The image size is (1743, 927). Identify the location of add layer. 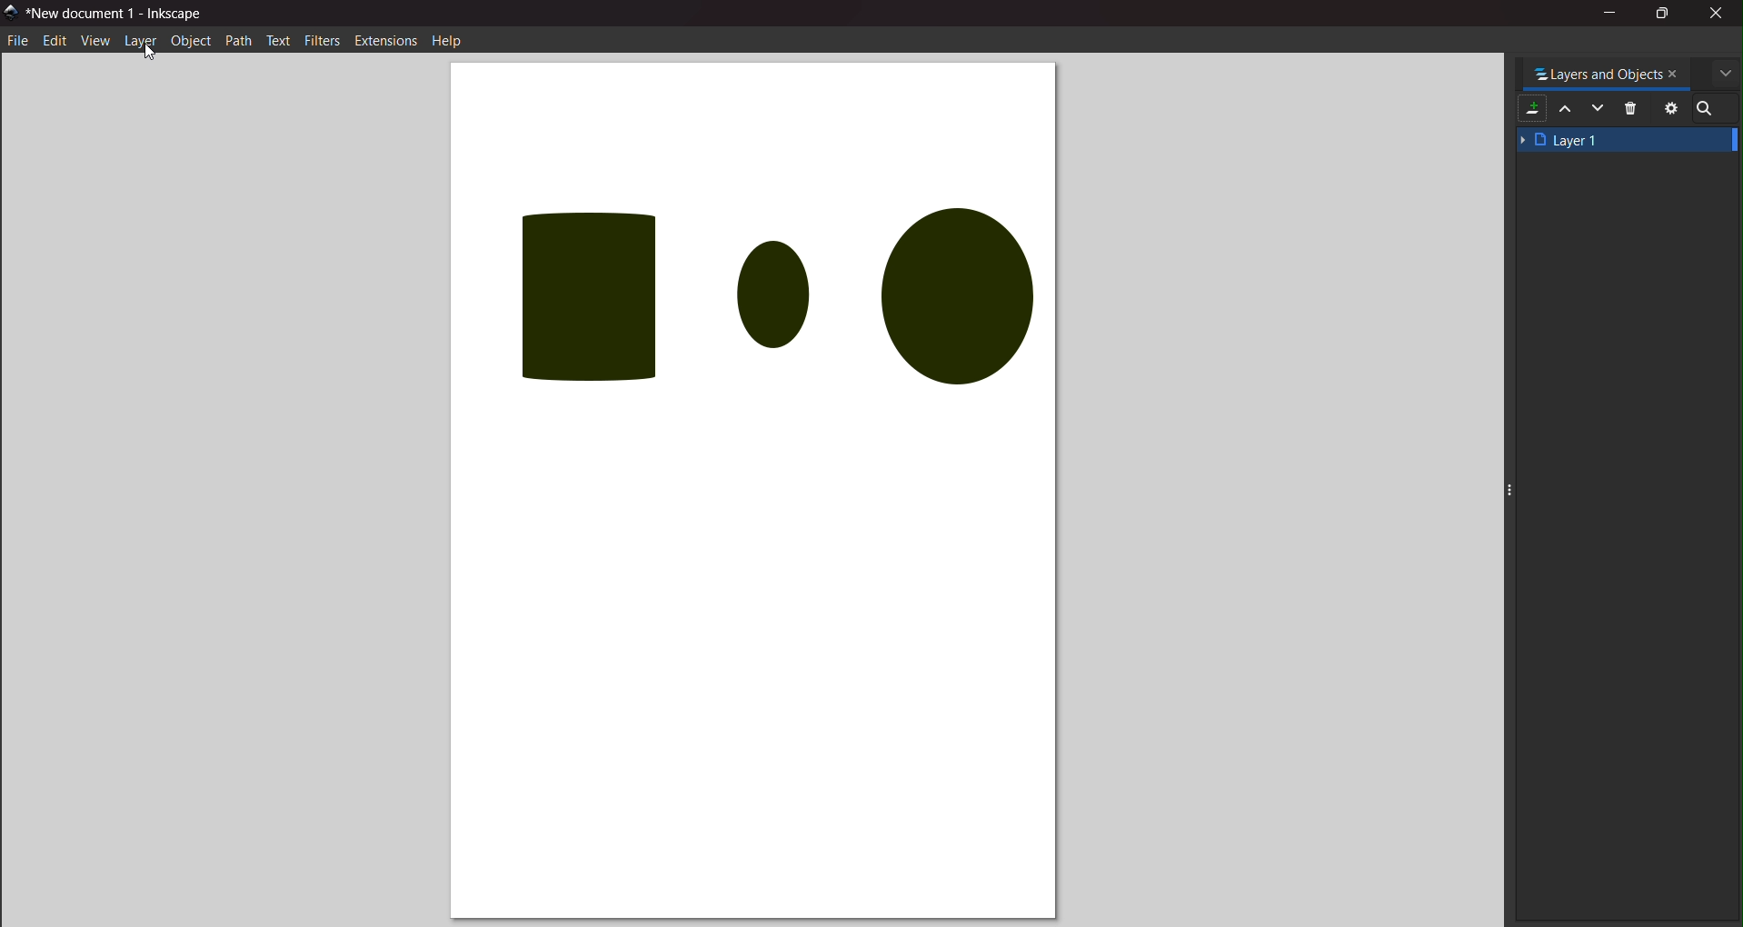
(1531, 110).